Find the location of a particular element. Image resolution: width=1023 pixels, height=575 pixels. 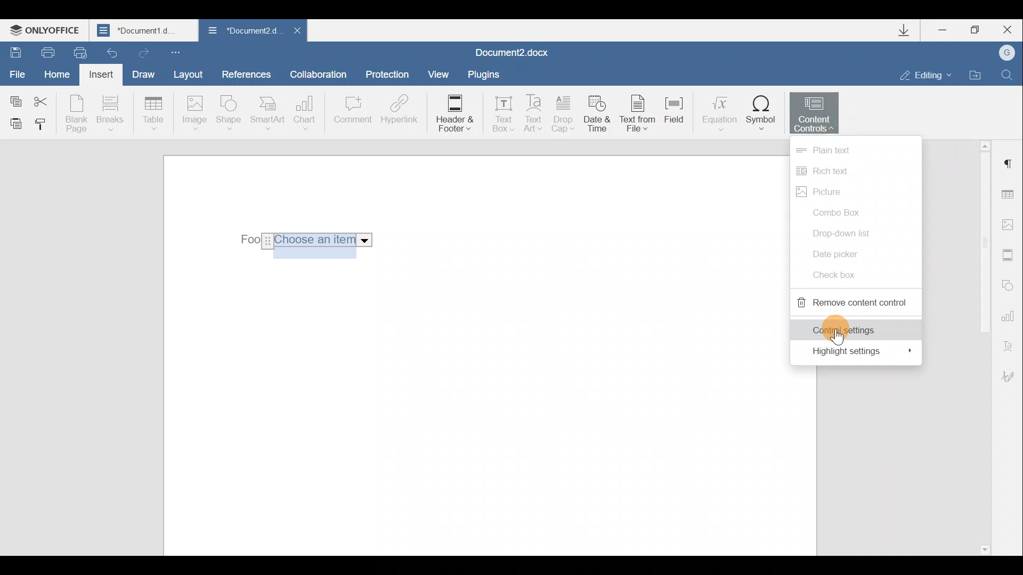

Header & footer is located at coordinates (454, 114).